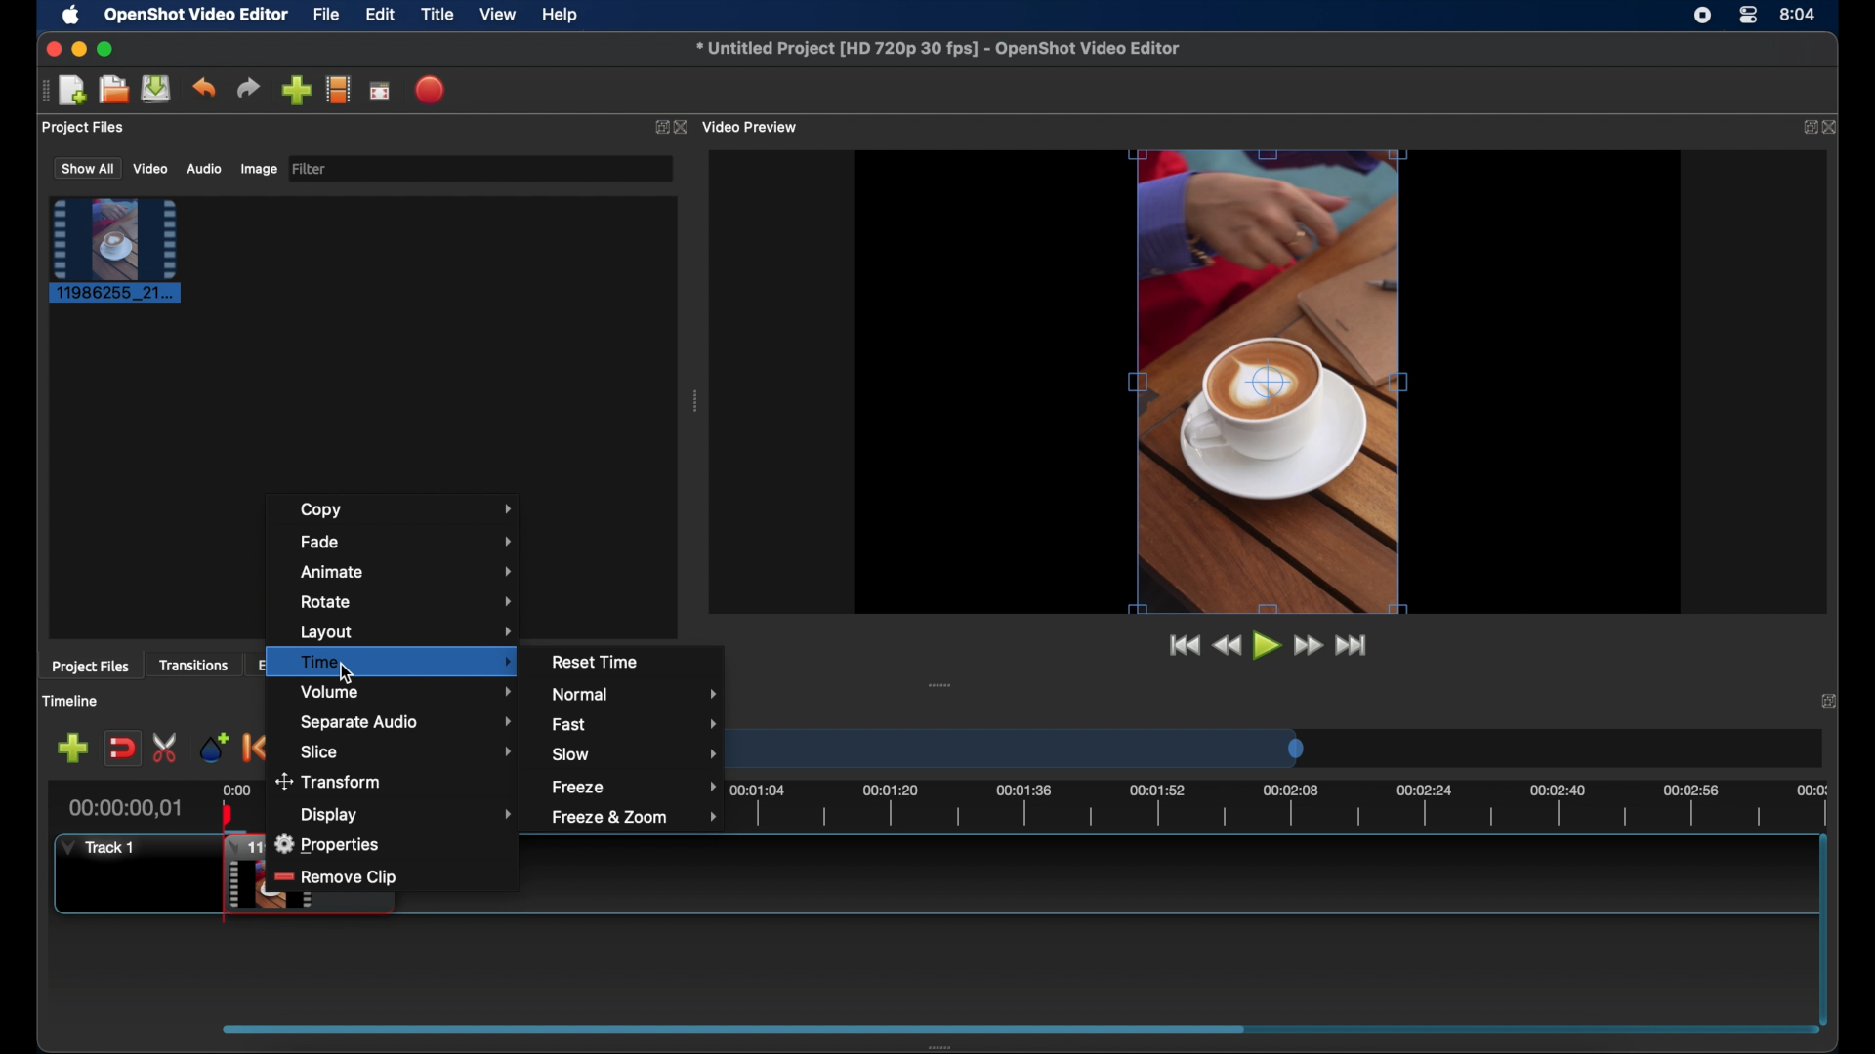  What do you see at coordinates (407, 510) in the screenshot?
I see `copy menu` at bounding box center [407, 510].